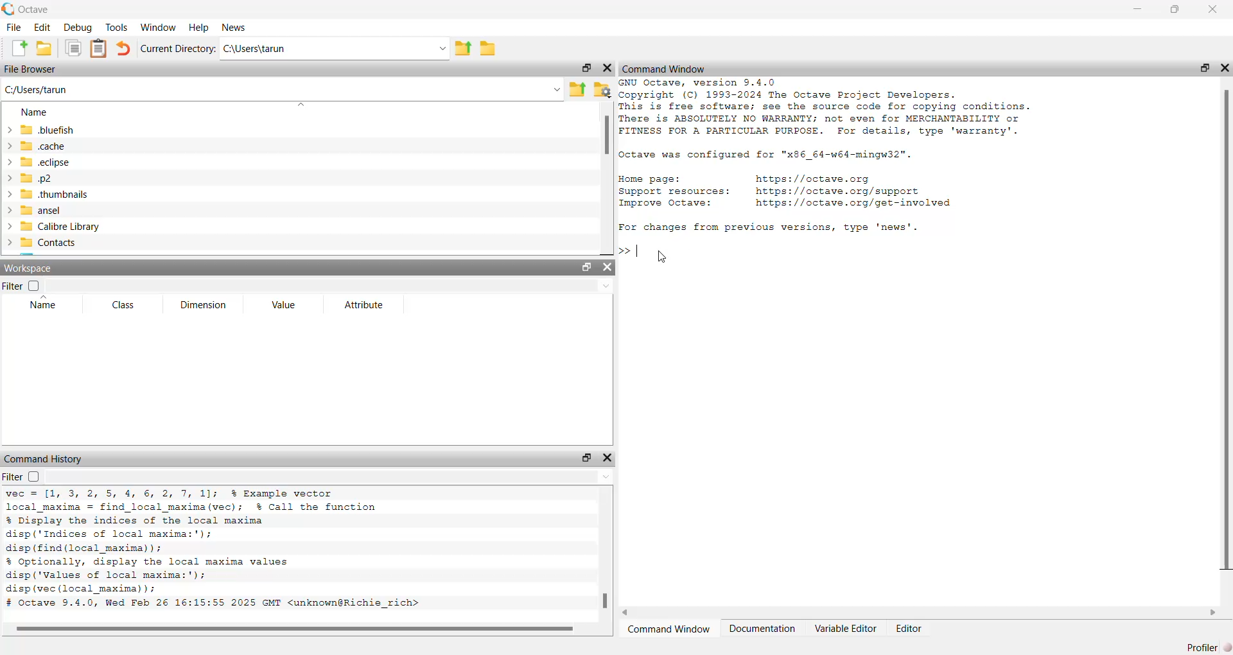 This screenshot has width=1233, height=655. What do you see at coordinates (40, 211) in the screenshot?
I see `ansel` at bounding box center [40, 211].